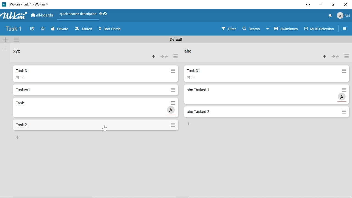 Image resolution: width=352 pixels, height=198 pixels. I want to click on Settings and other options, so click(309, 5).